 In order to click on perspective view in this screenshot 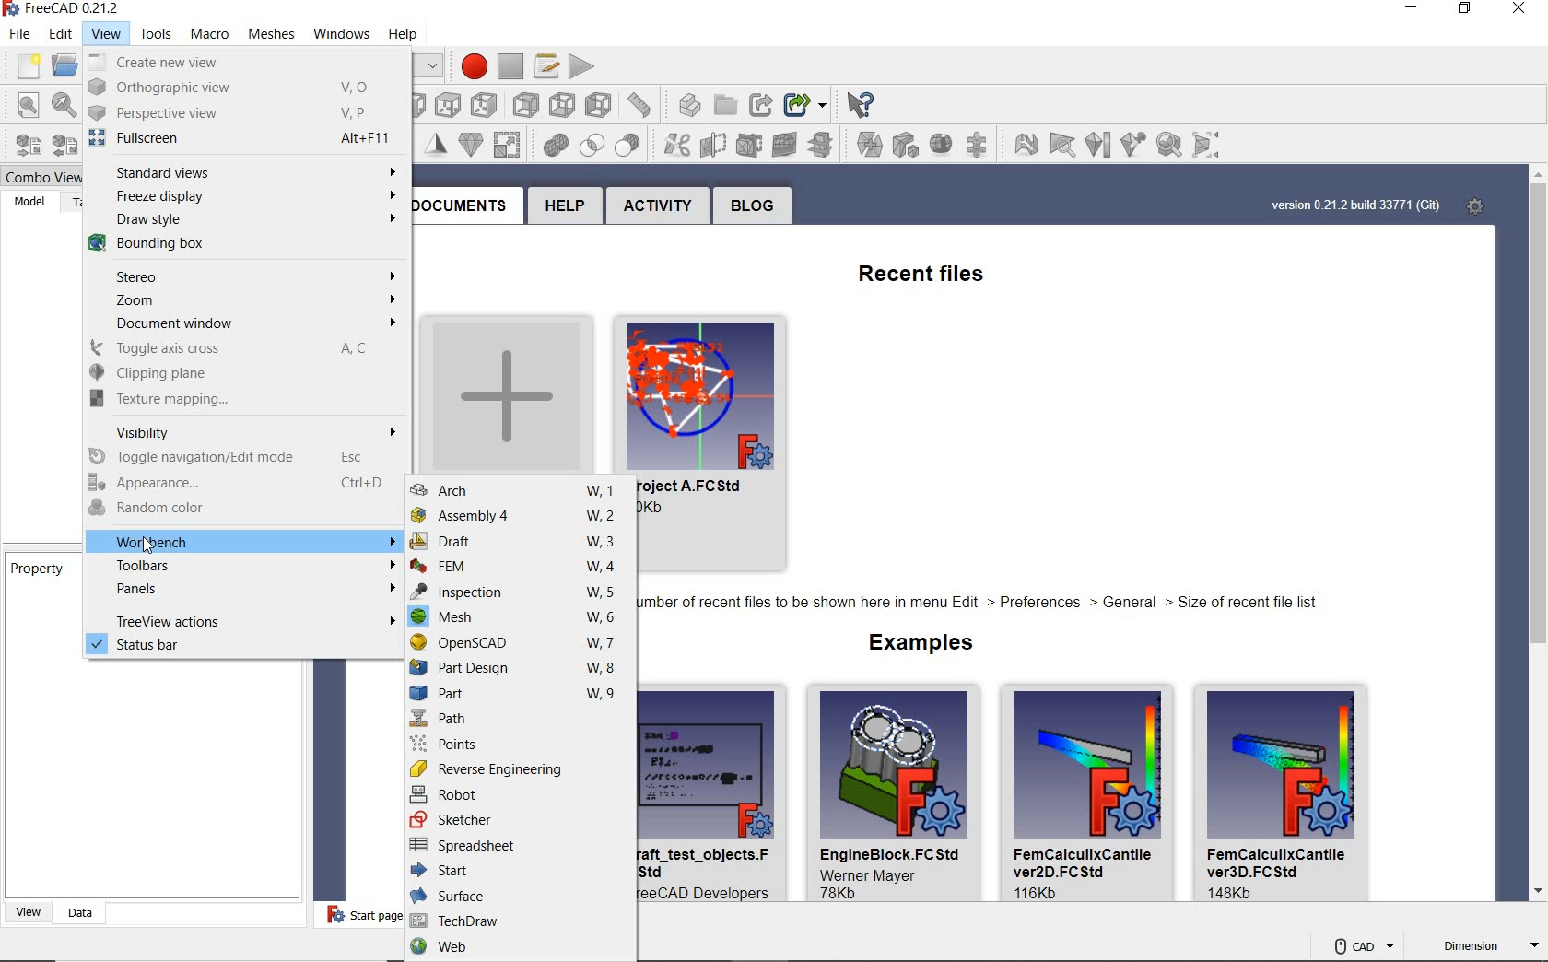, I will do `click(235, 112)`.